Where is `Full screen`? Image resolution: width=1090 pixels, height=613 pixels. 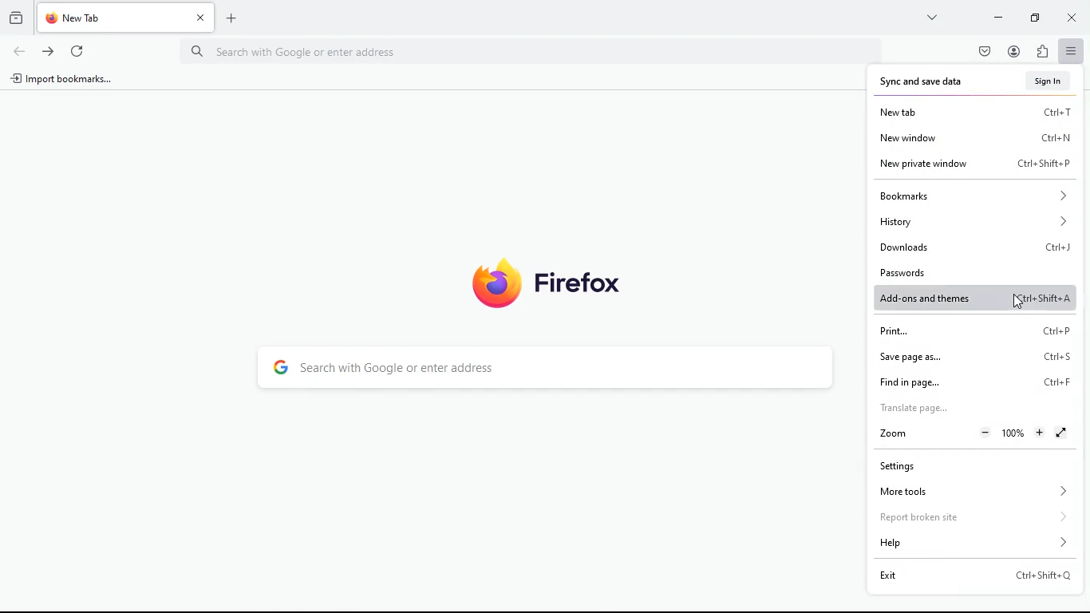
Full screen is located at coordinates (1062, 433).